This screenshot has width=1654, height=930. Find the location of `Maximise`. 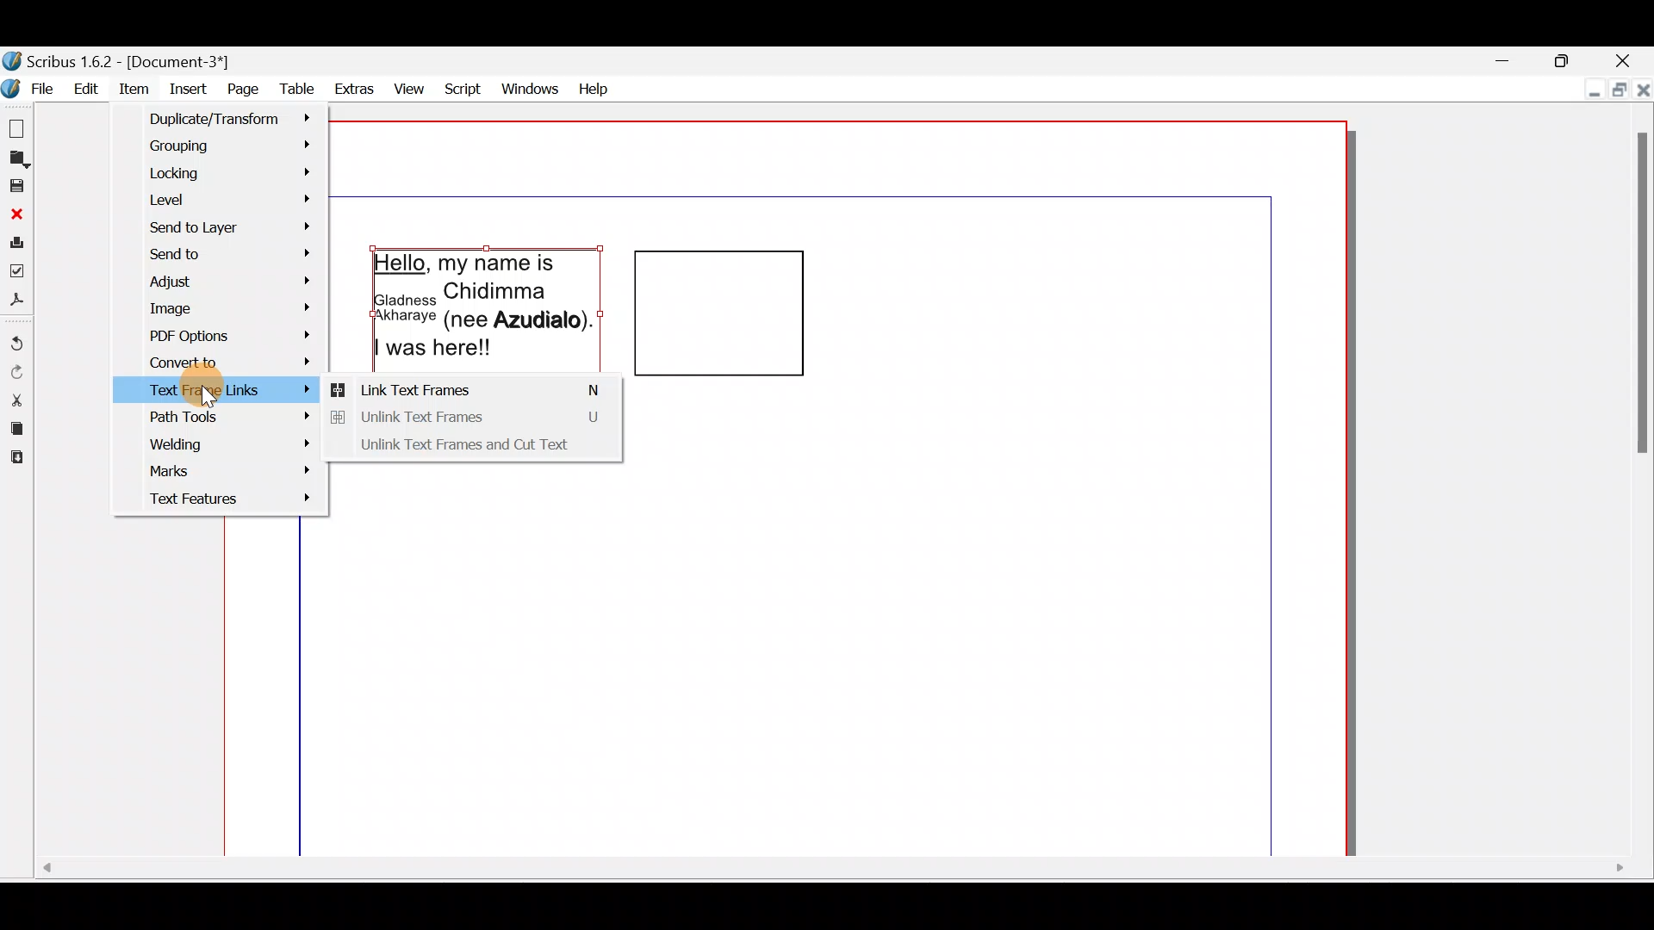

Maximise is located at coordinates (1615, 89).